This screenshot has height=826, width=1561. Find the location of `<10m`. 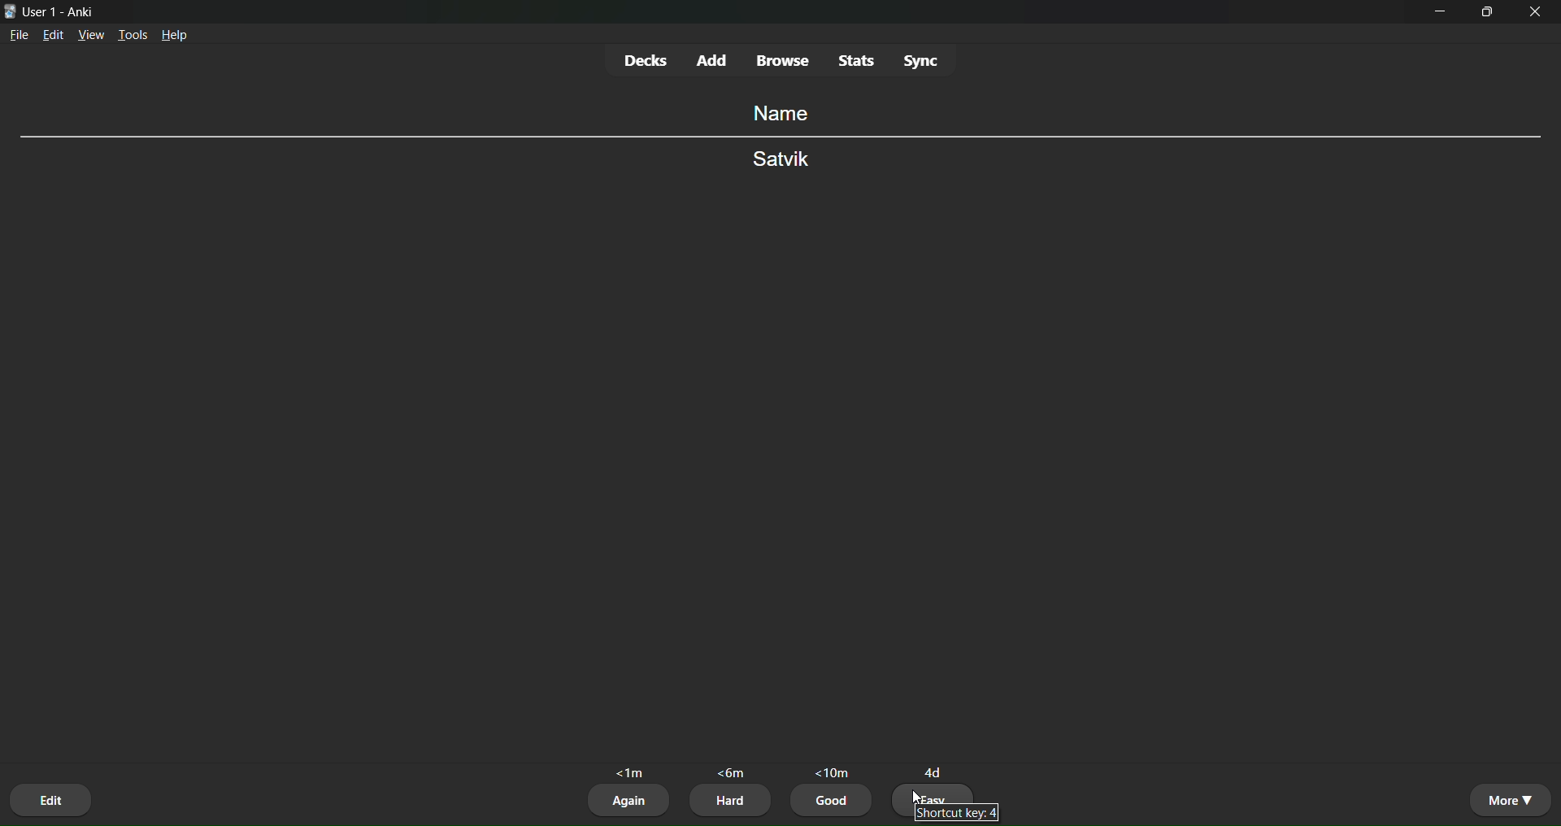

<10m is located at coordinates (832, 768).